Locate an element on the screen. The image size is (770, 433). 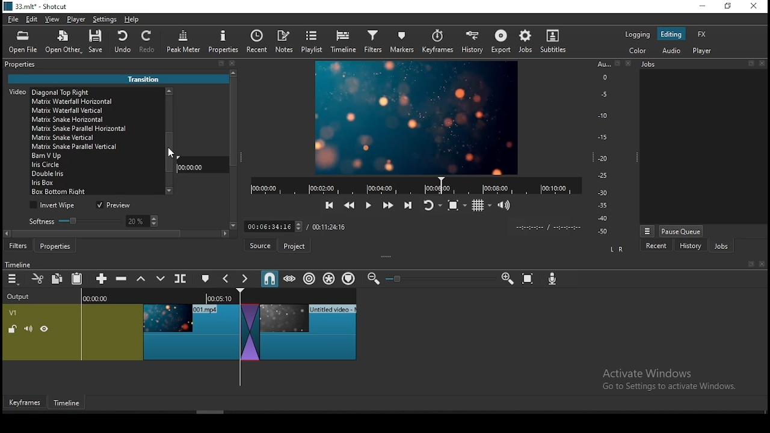
Activate windows is located at coordinates (675, 379).